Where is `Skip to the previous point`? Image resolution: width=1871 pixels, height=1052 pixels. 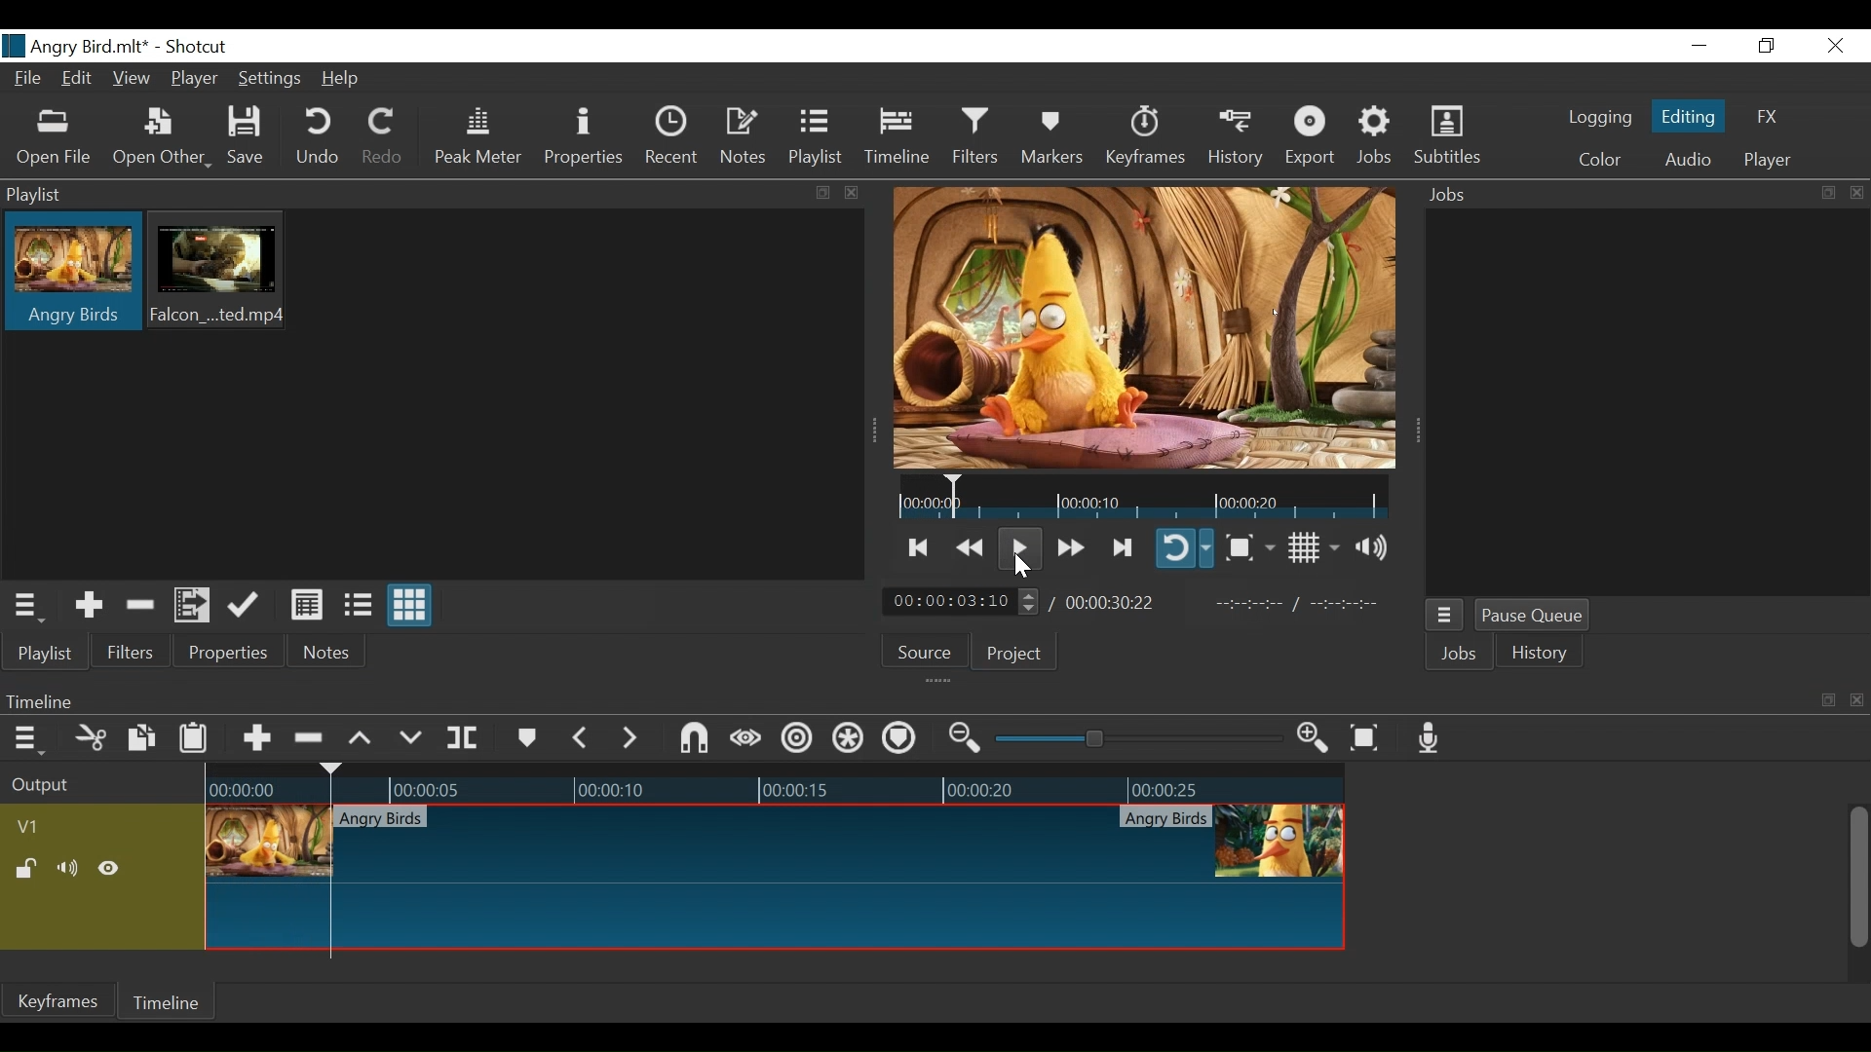
Skip to the previous point is located at coordinates (919, 546).